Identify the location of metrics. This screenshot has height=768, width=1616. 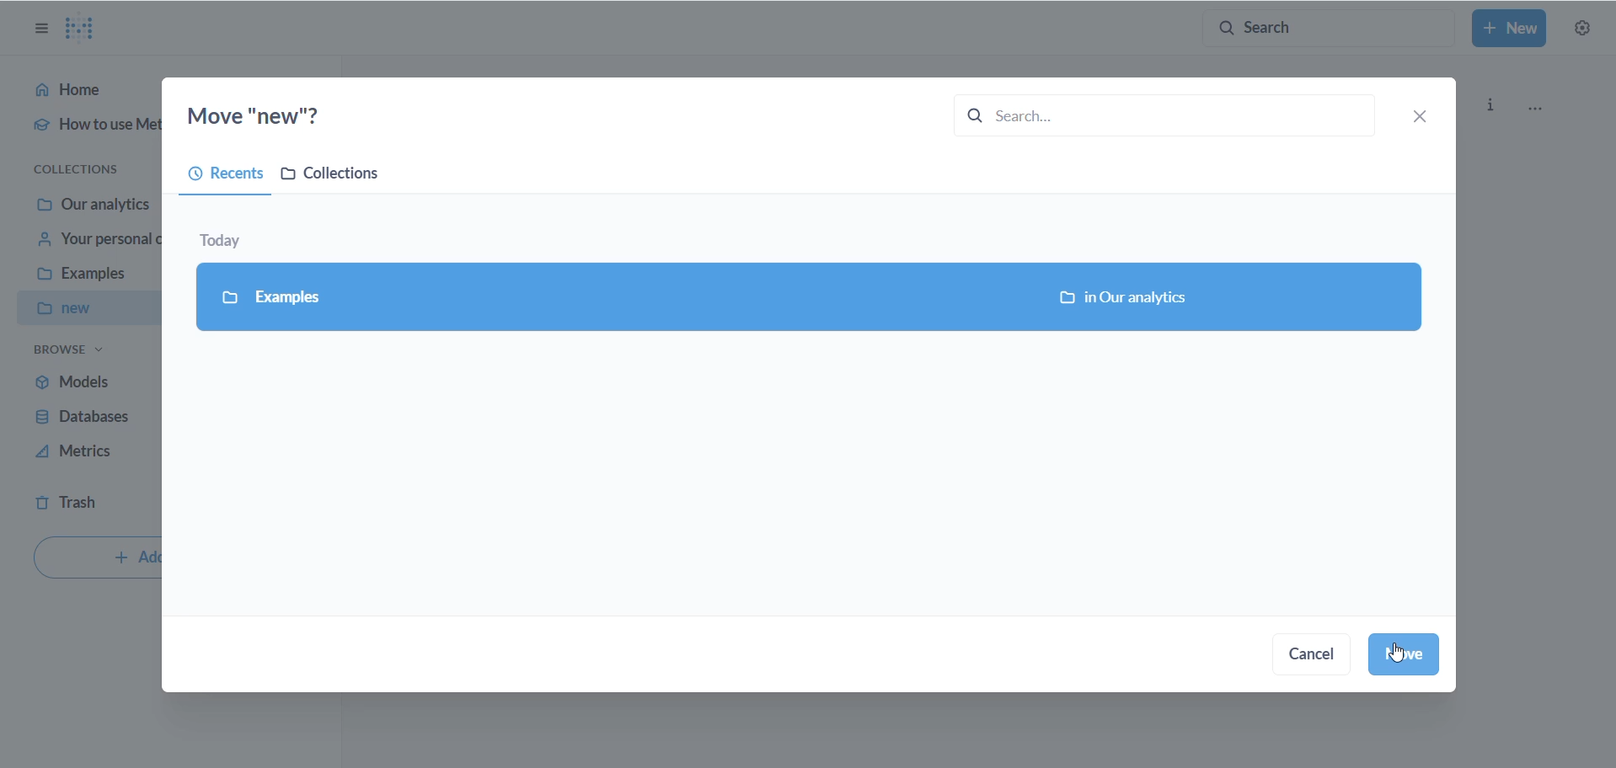
(83, 456).